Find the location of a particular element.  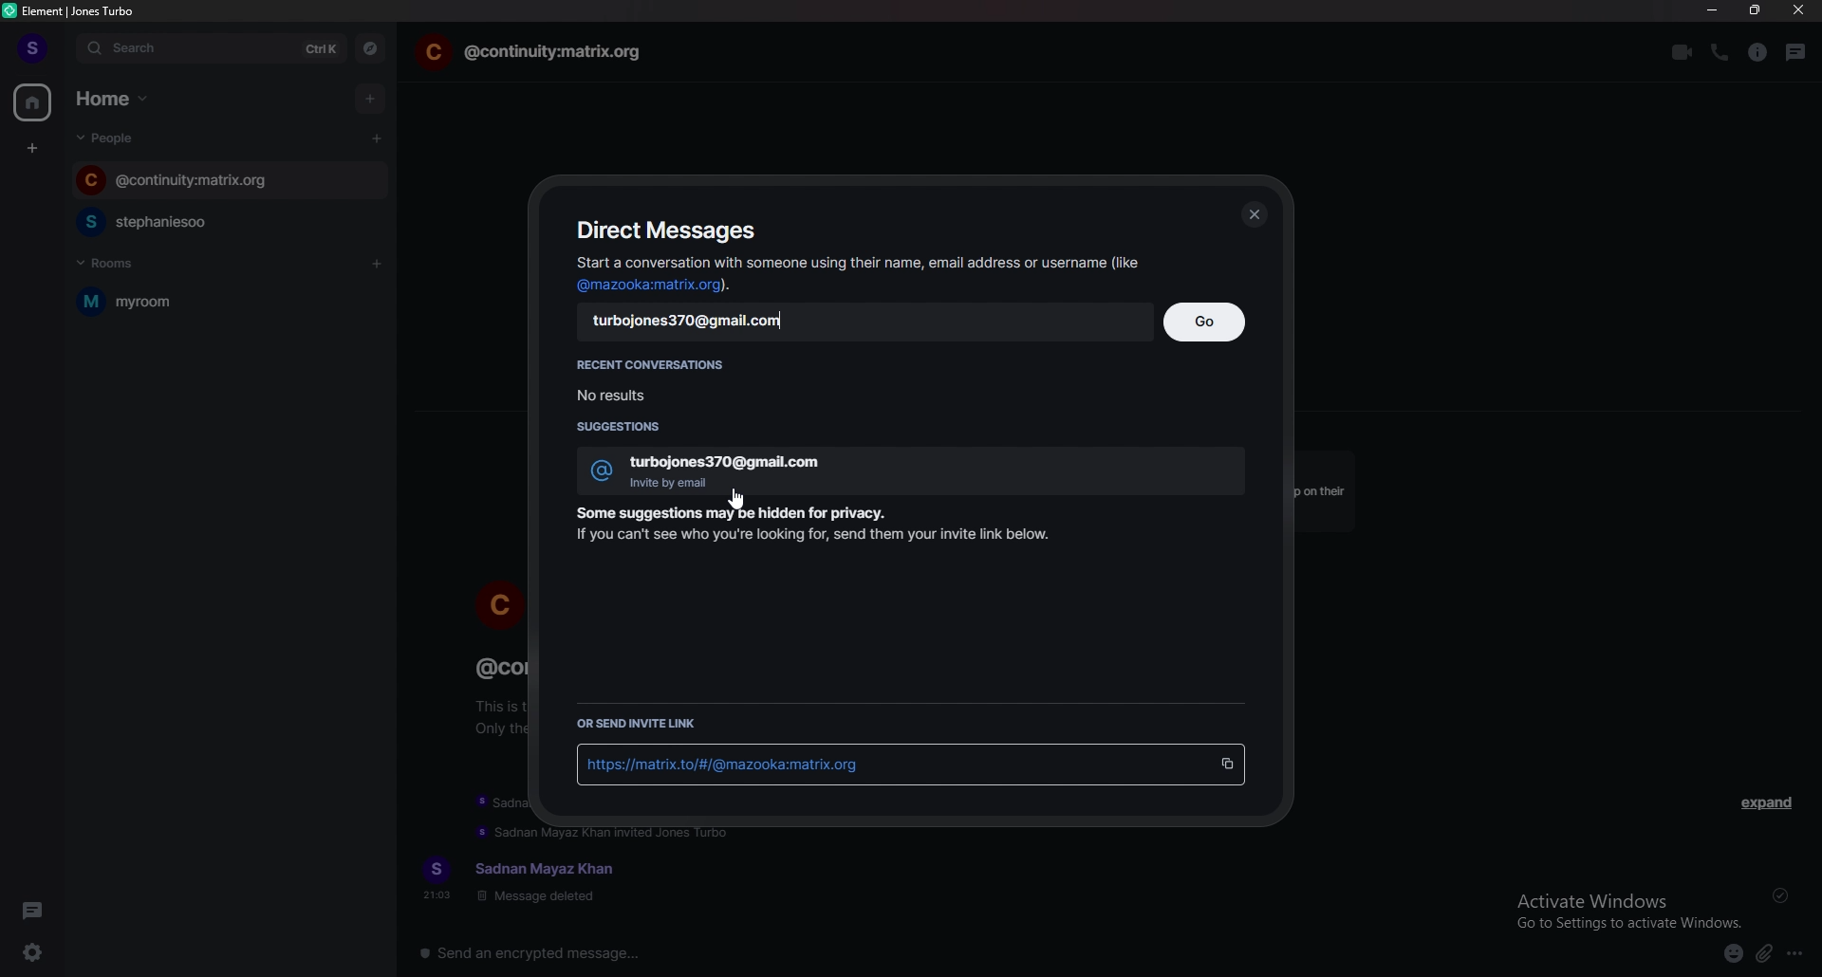

info is located at coordinates (858, 272).